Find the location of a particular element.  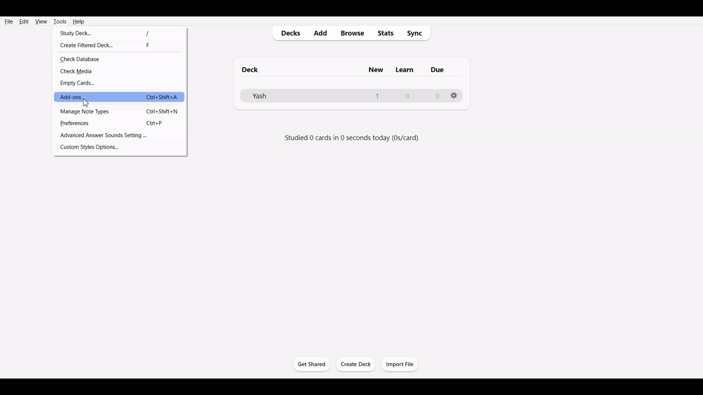

Preferences is located at coordinates (120, 122).